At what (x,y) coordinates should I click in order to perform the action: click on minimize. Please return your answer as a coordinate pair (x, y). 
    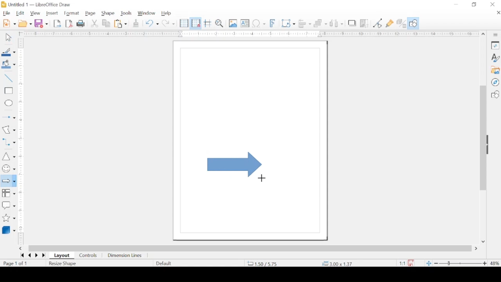
    Looking at the image, I should click on (456, 4).